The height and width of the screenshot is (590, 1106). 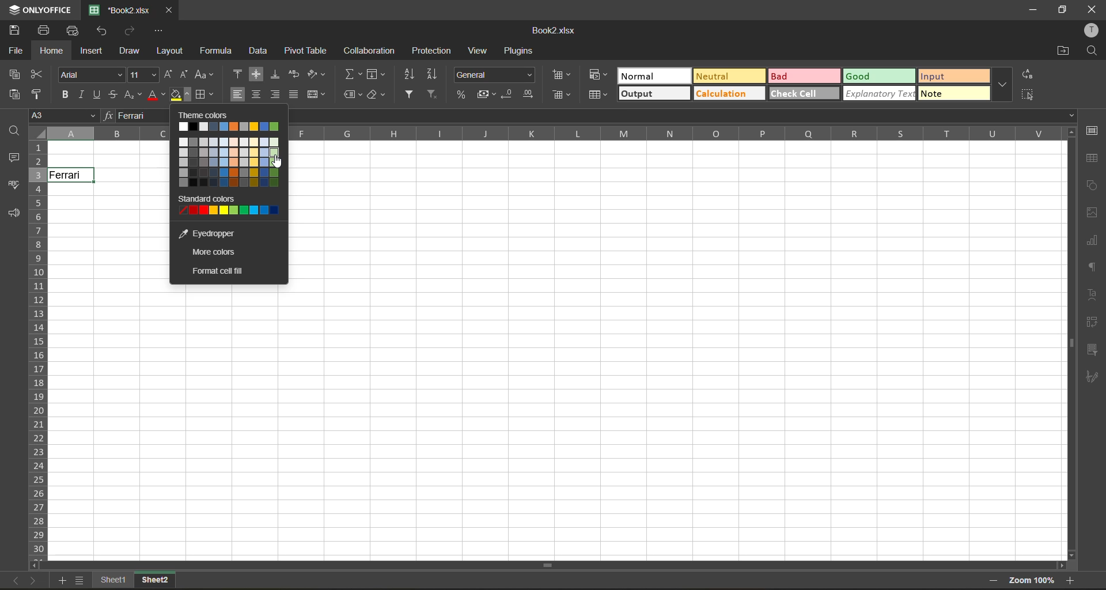 What do you see at coordinates (66, 94) in the screenshot?
I see `bold` at bounding box center [66, 94].